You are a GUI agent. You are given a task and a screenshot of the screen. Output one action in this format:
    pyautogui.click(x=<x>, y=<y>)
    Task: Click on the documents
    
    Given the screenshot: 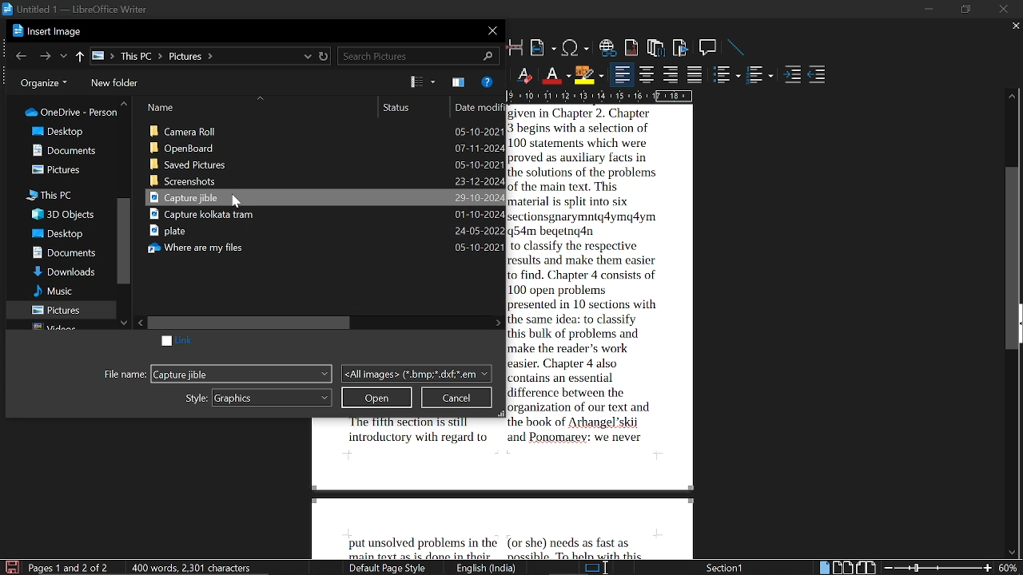 What is the action you would take?
    pyautogui.click(x=63, y=153)
    